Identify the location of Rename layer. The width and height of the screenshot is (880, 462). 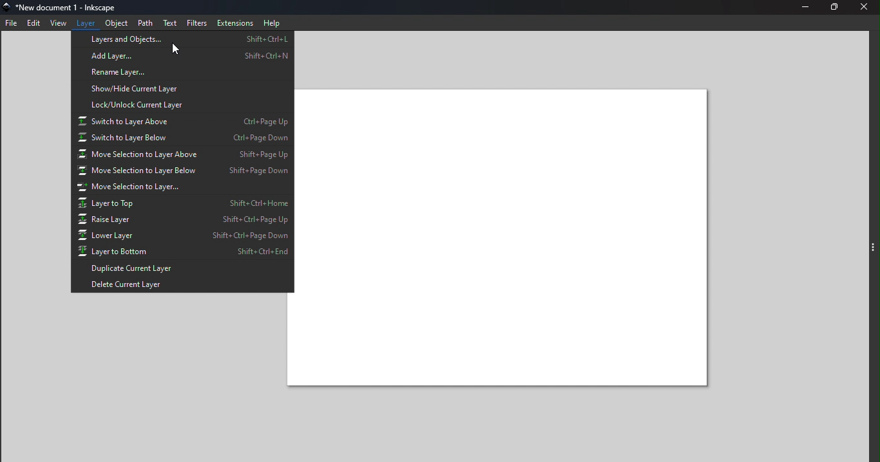
(181, 73).